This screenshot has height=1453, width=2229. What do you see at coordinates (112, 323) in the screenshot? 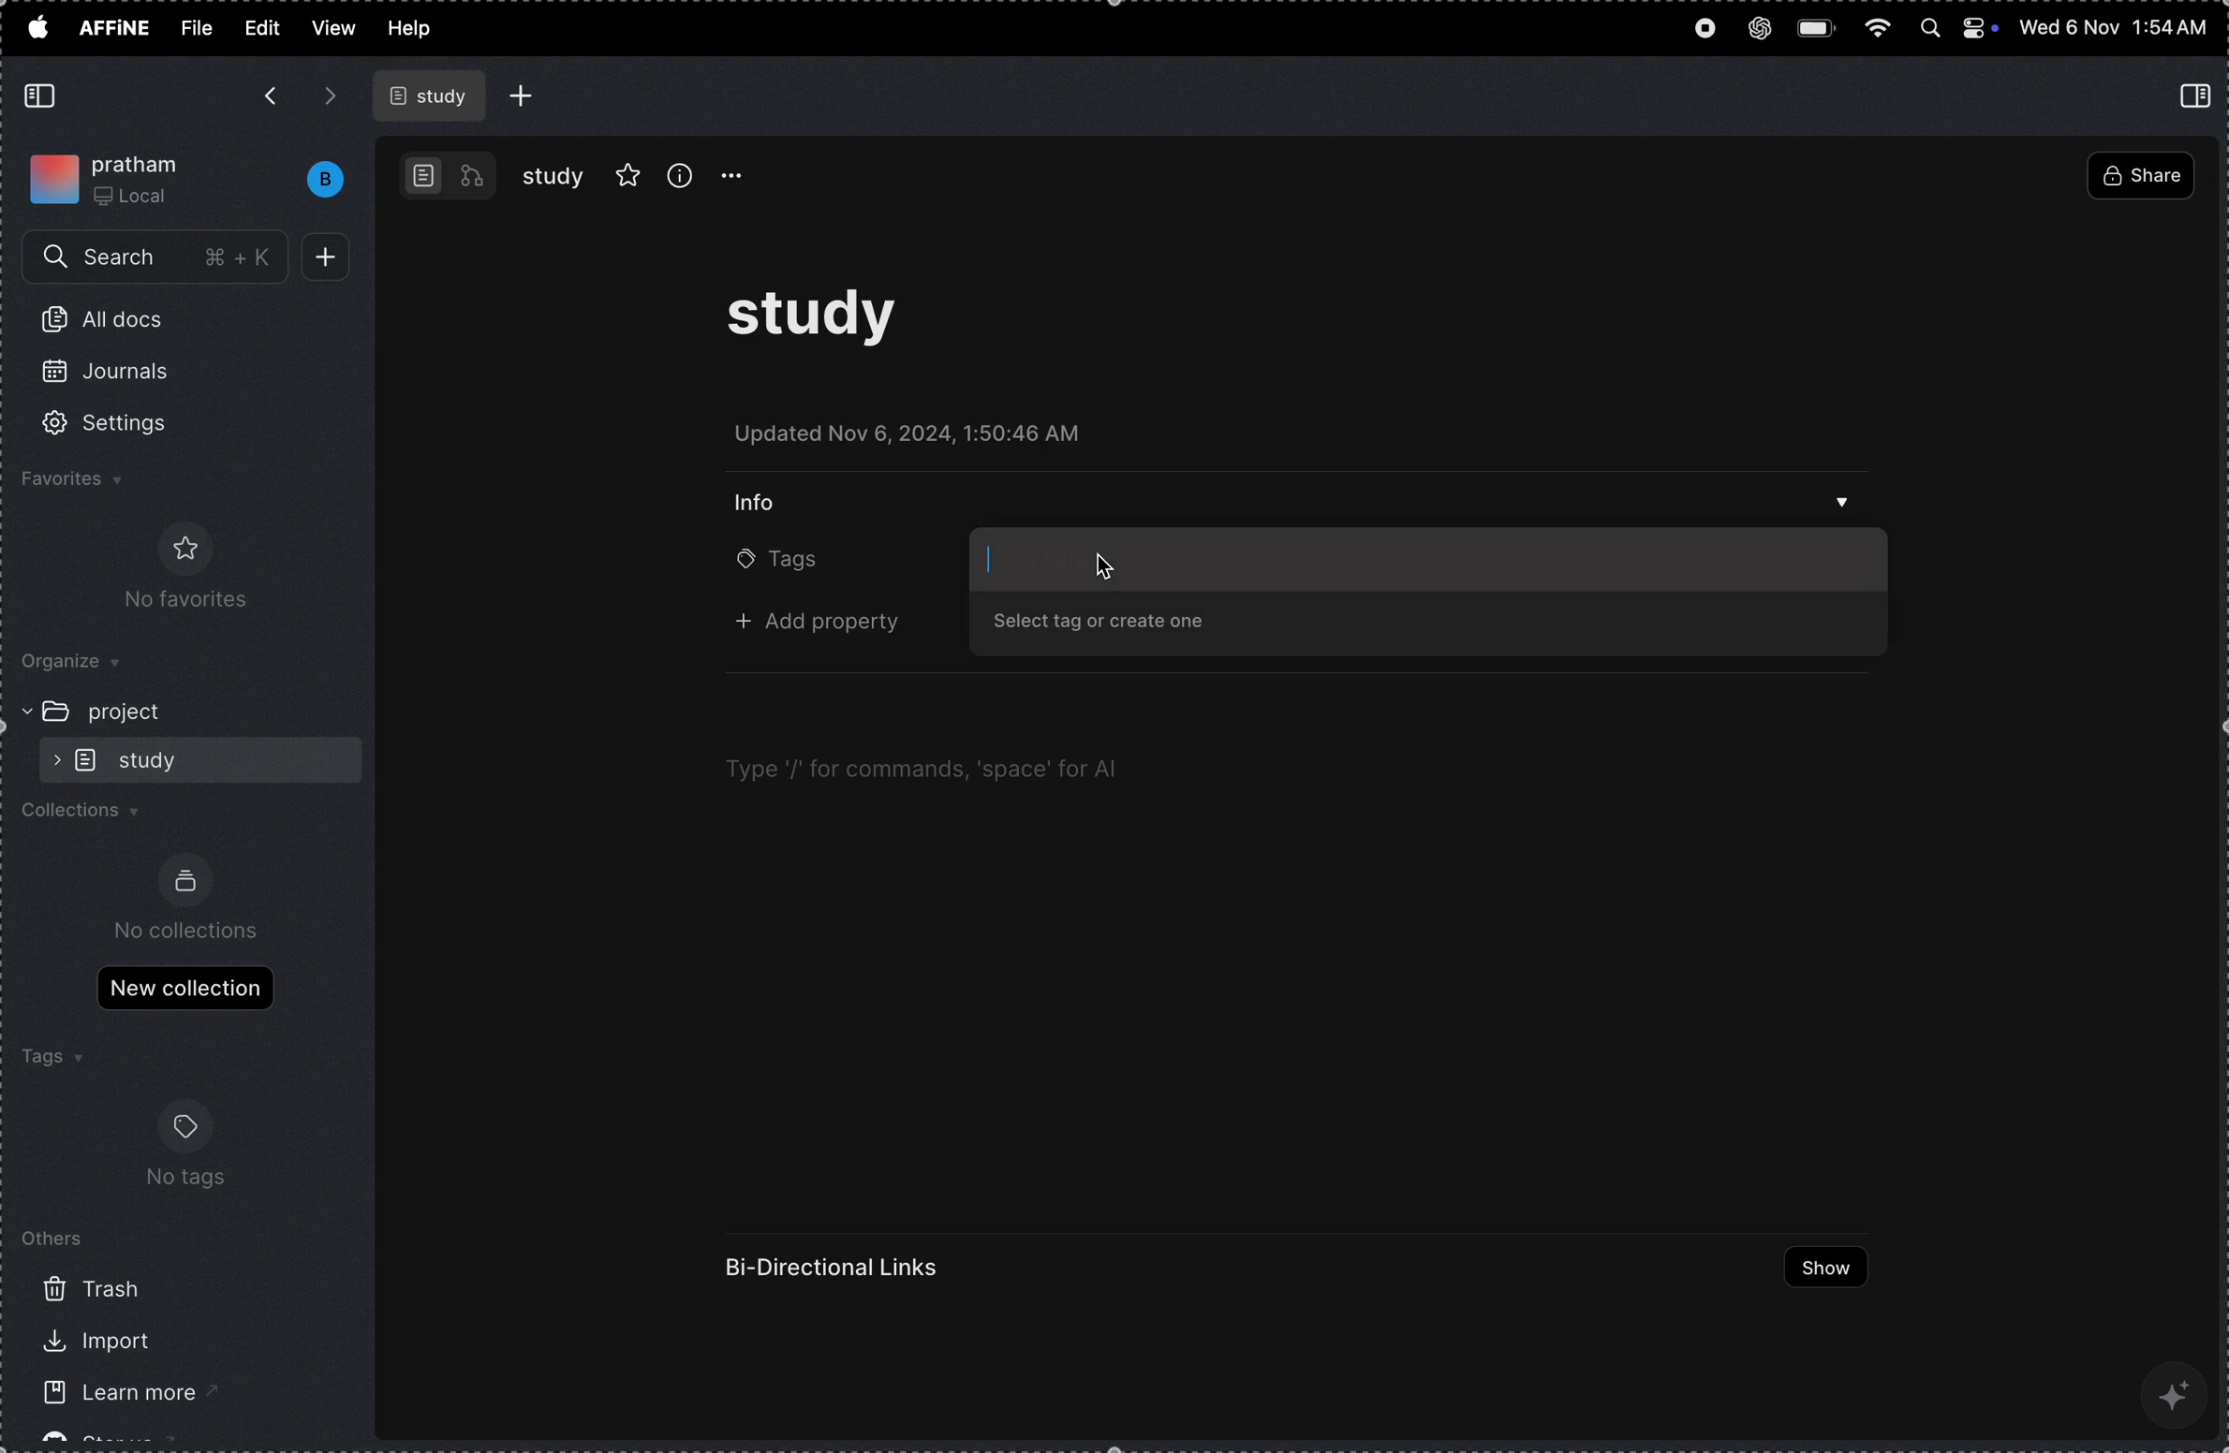
I see `all docs` at bounding box center [112, 323].